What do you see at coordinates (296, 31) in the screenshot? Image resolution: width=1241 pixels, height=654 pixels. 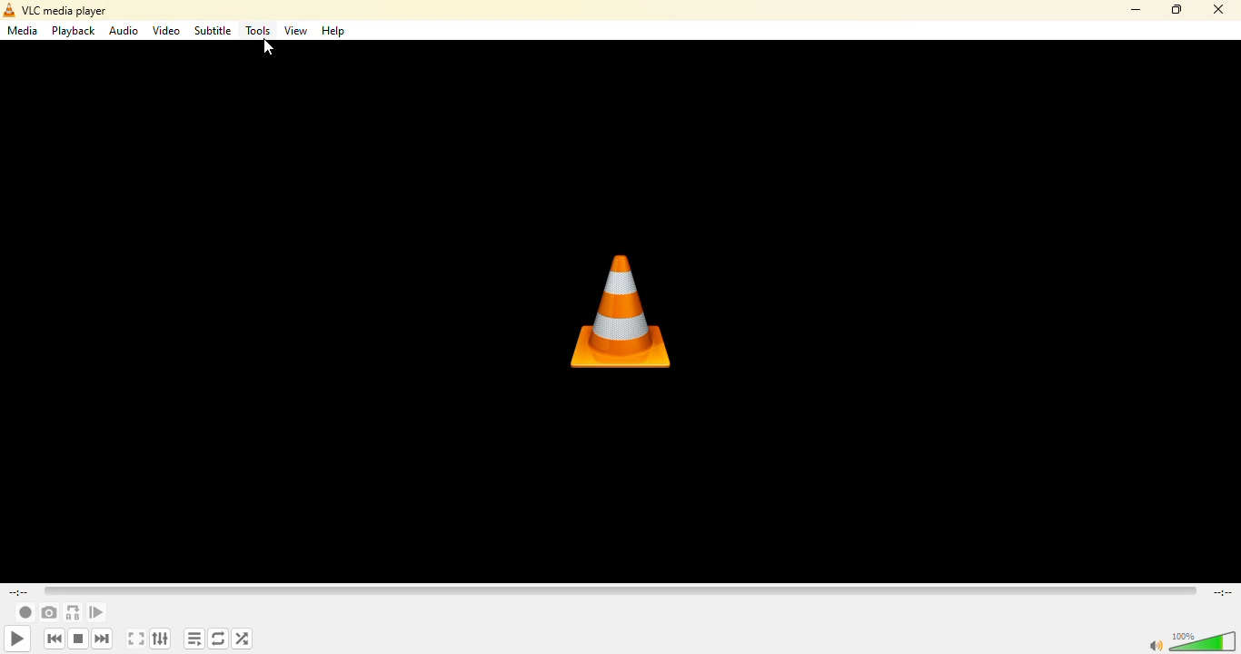 I see `view` at bounding box center [296, 31].